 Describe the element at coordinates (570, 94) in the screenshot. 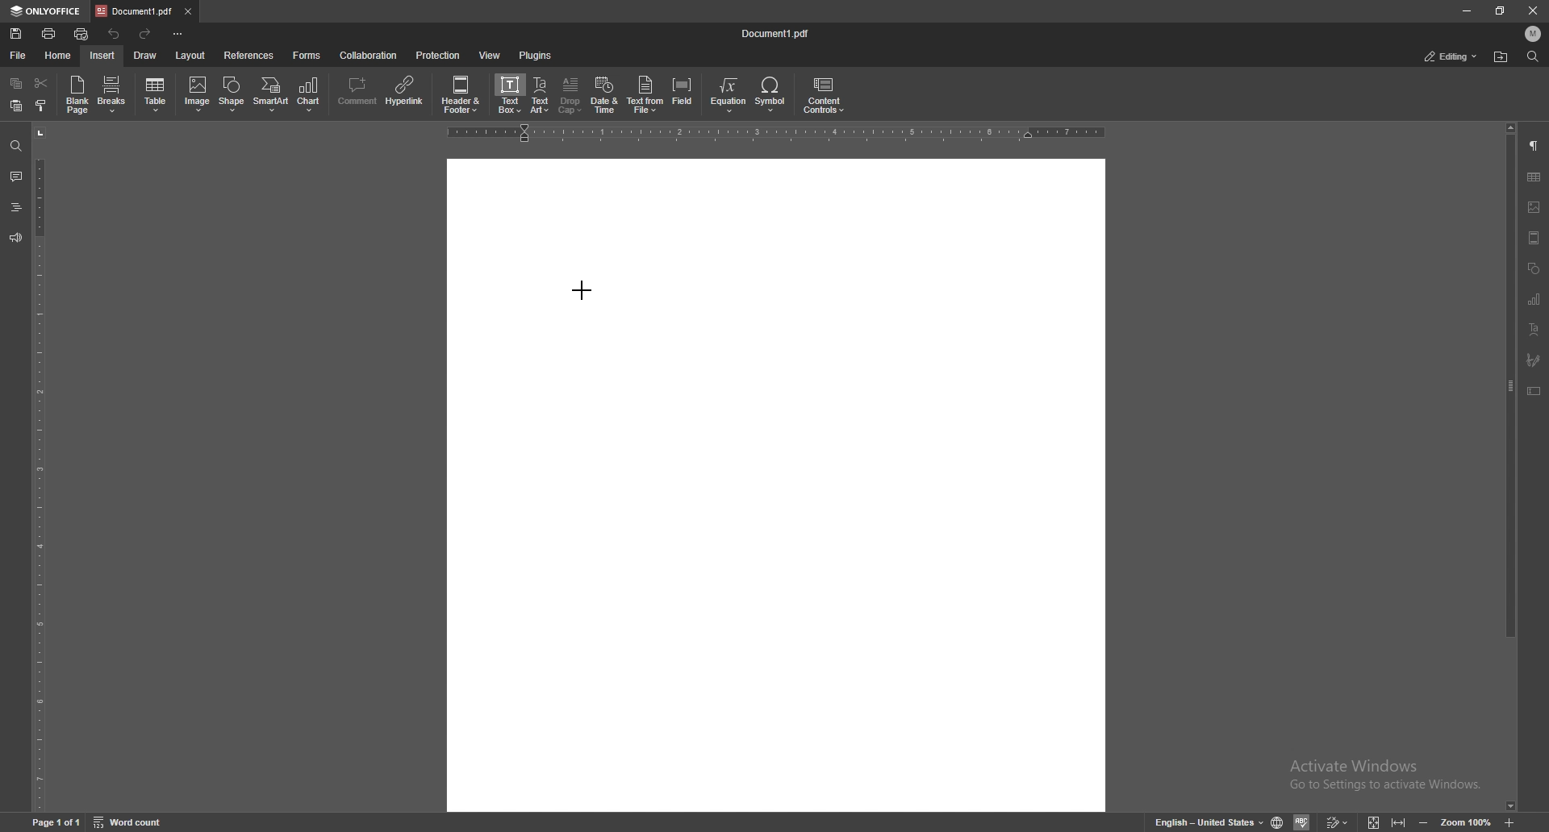

I see `drop cap` at that location.